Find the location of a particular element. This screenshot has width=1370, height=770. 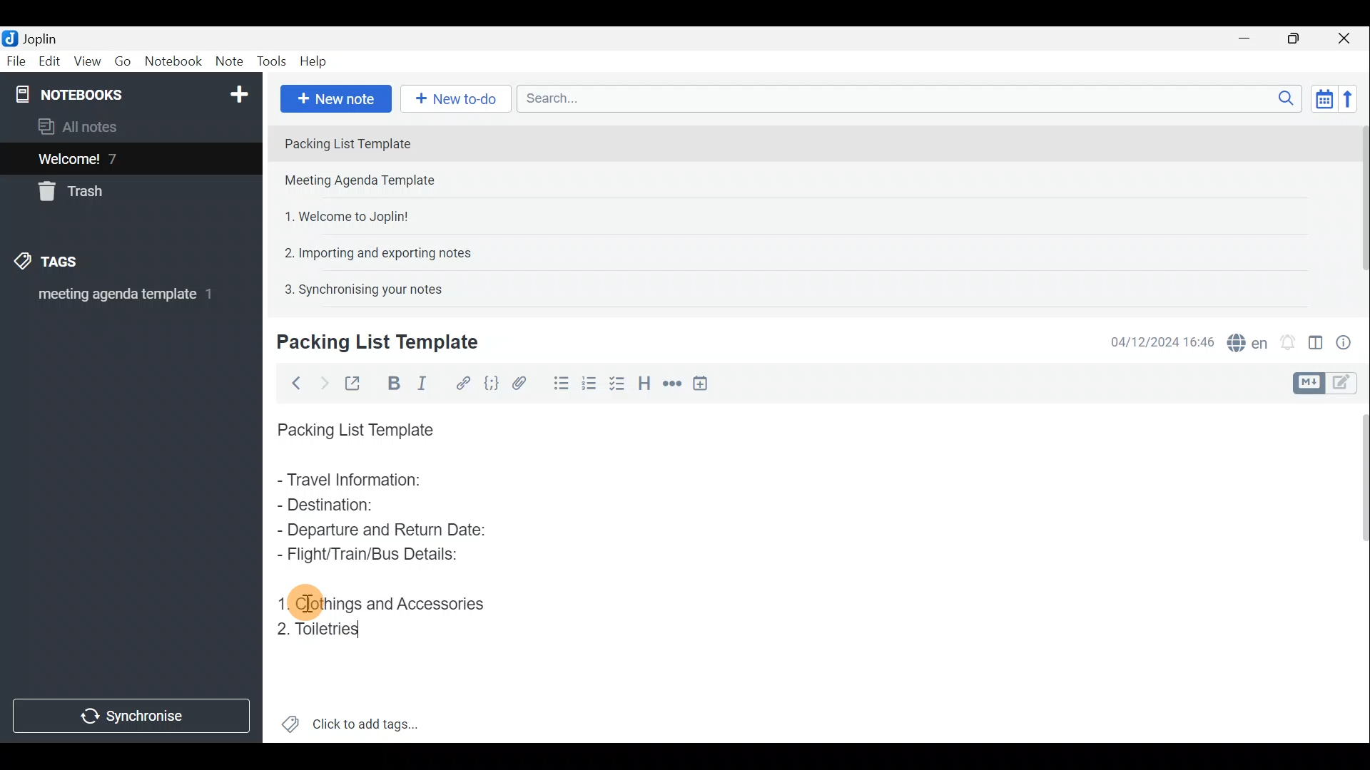

File is located at coordinates (14, 60).